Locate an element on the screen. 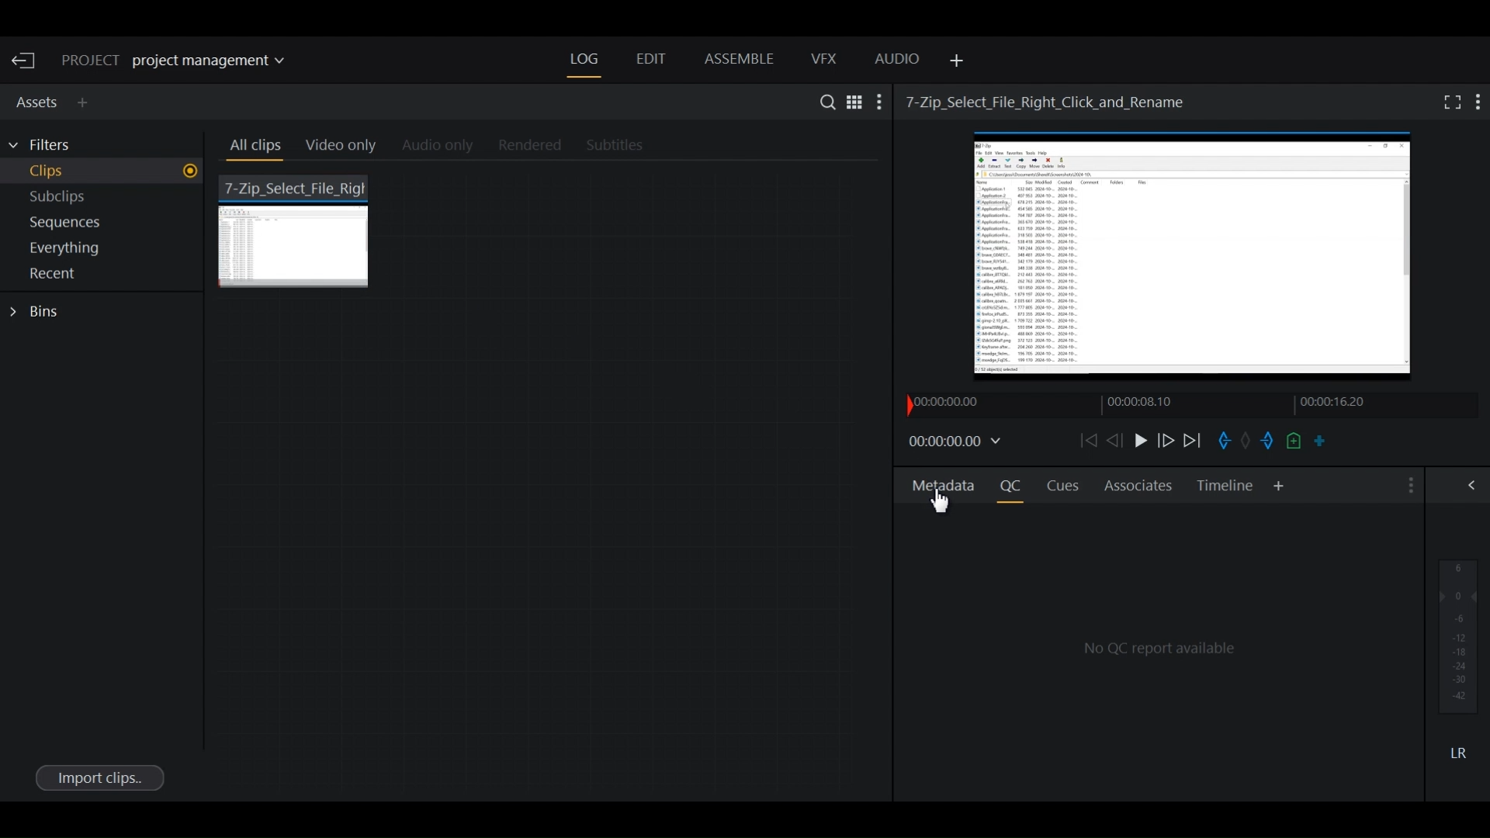 This screenshot has width=1490, height=838. Rendered is located at coordinates (525, 146).